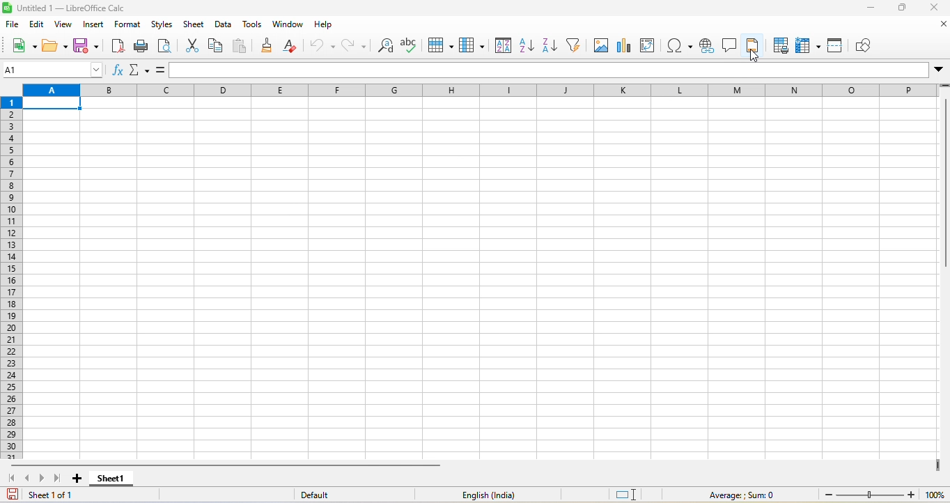  I want to click on styles, so click(162, 26).